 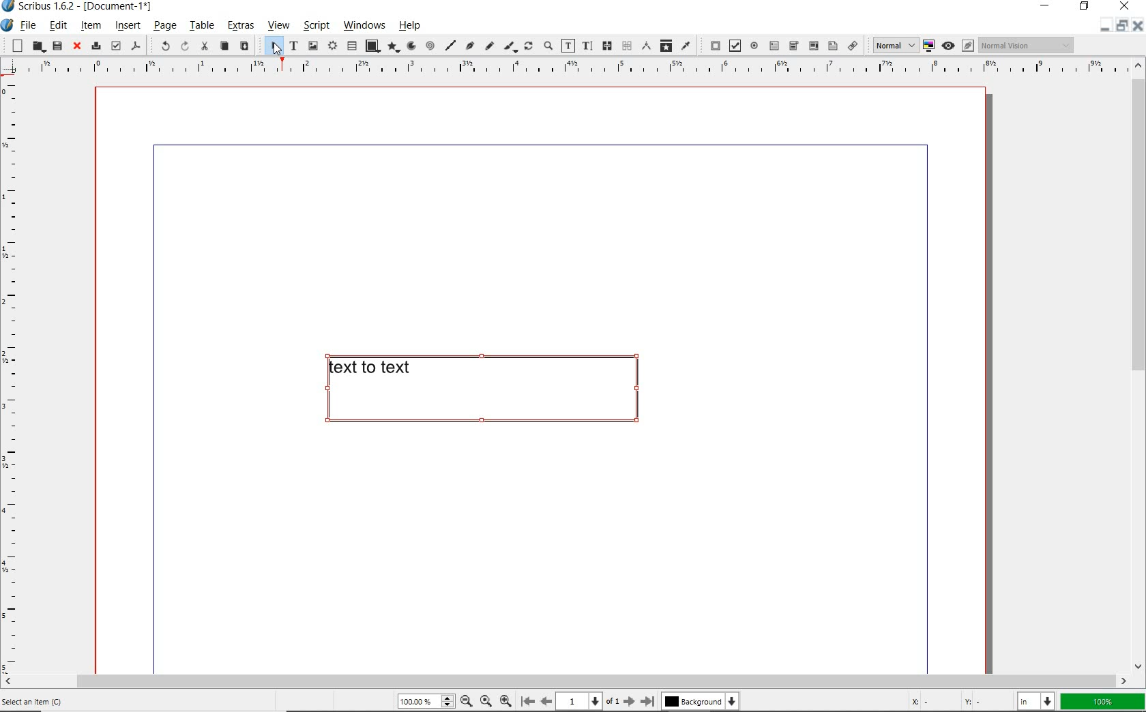 I want to click on calligraphic line, so click(x=510, y=47).